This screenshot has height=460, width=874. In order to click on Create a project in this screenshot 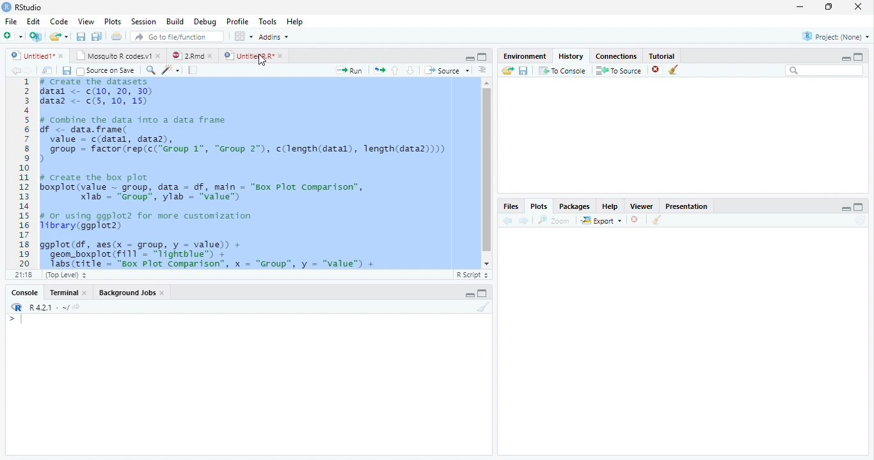, I will do `click(36, 36)`.